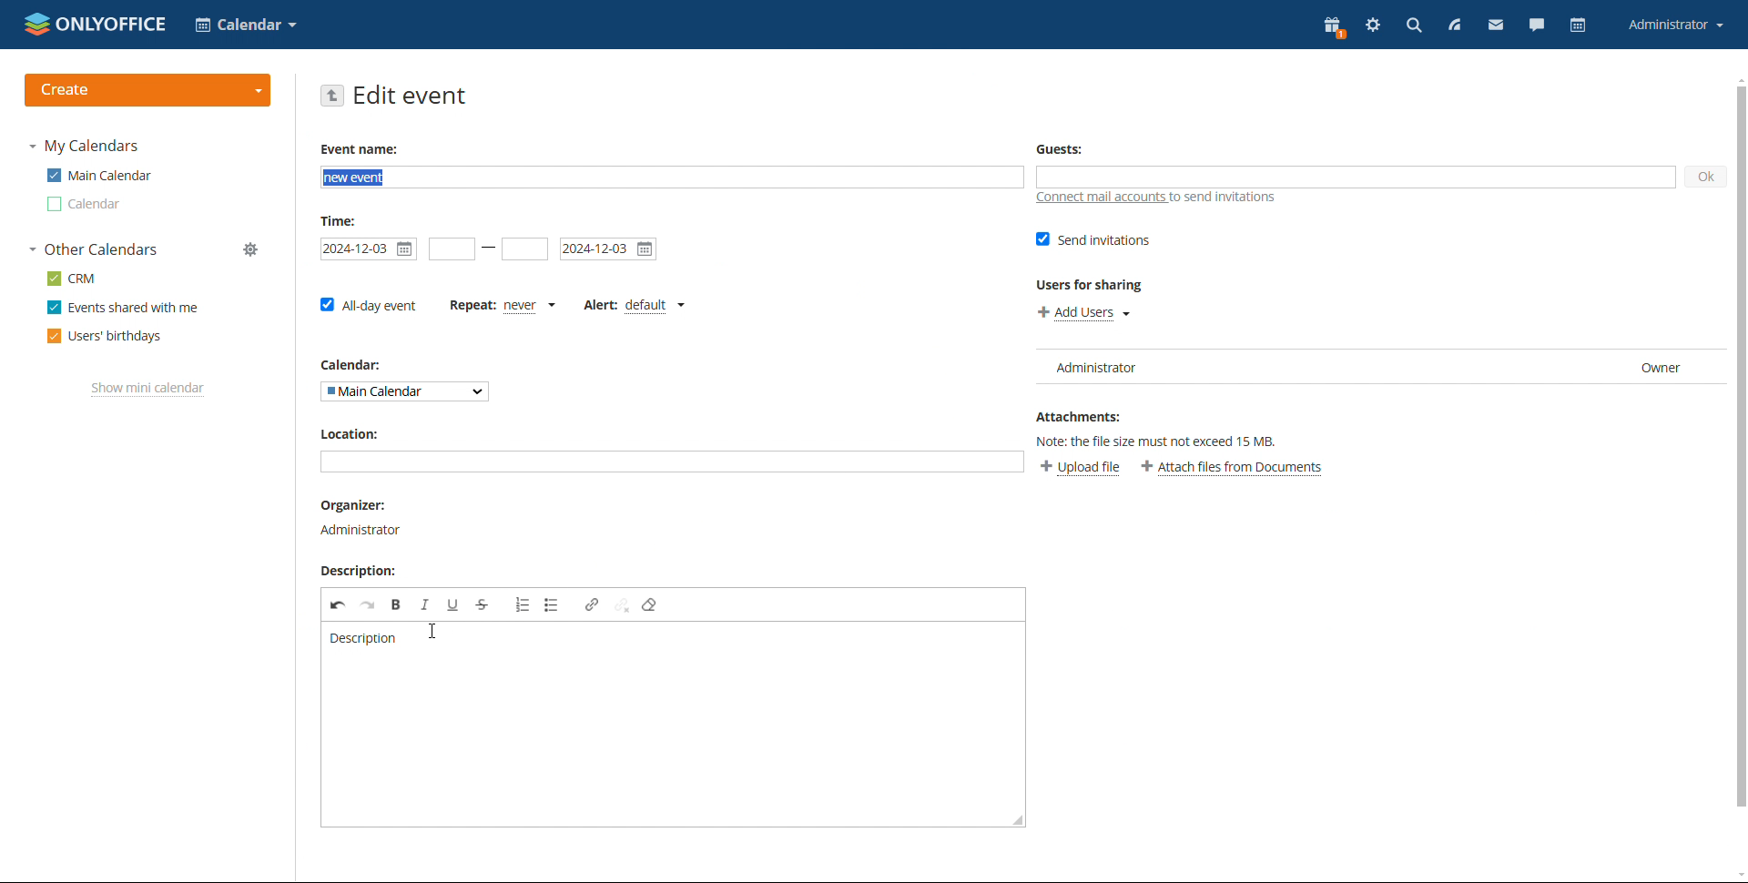  What do you see at coordinates (1373, 26) in the screenshot?
I see `settings` at bounding box center [1373, 26].